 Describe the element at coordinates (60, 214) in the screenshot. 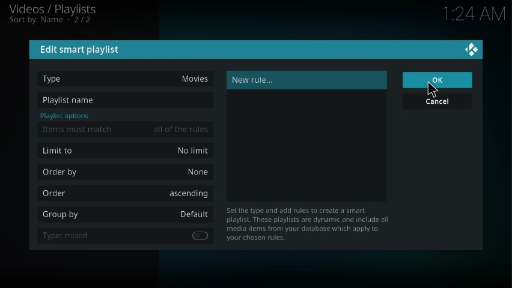

I see `group by` at that location.